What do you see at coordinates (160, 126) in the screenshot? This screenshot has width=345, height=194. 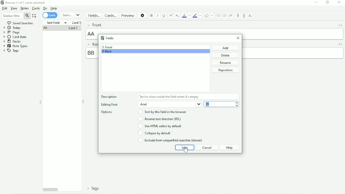 I see `Use HTML editor by default` at bounding box center [160, 126].